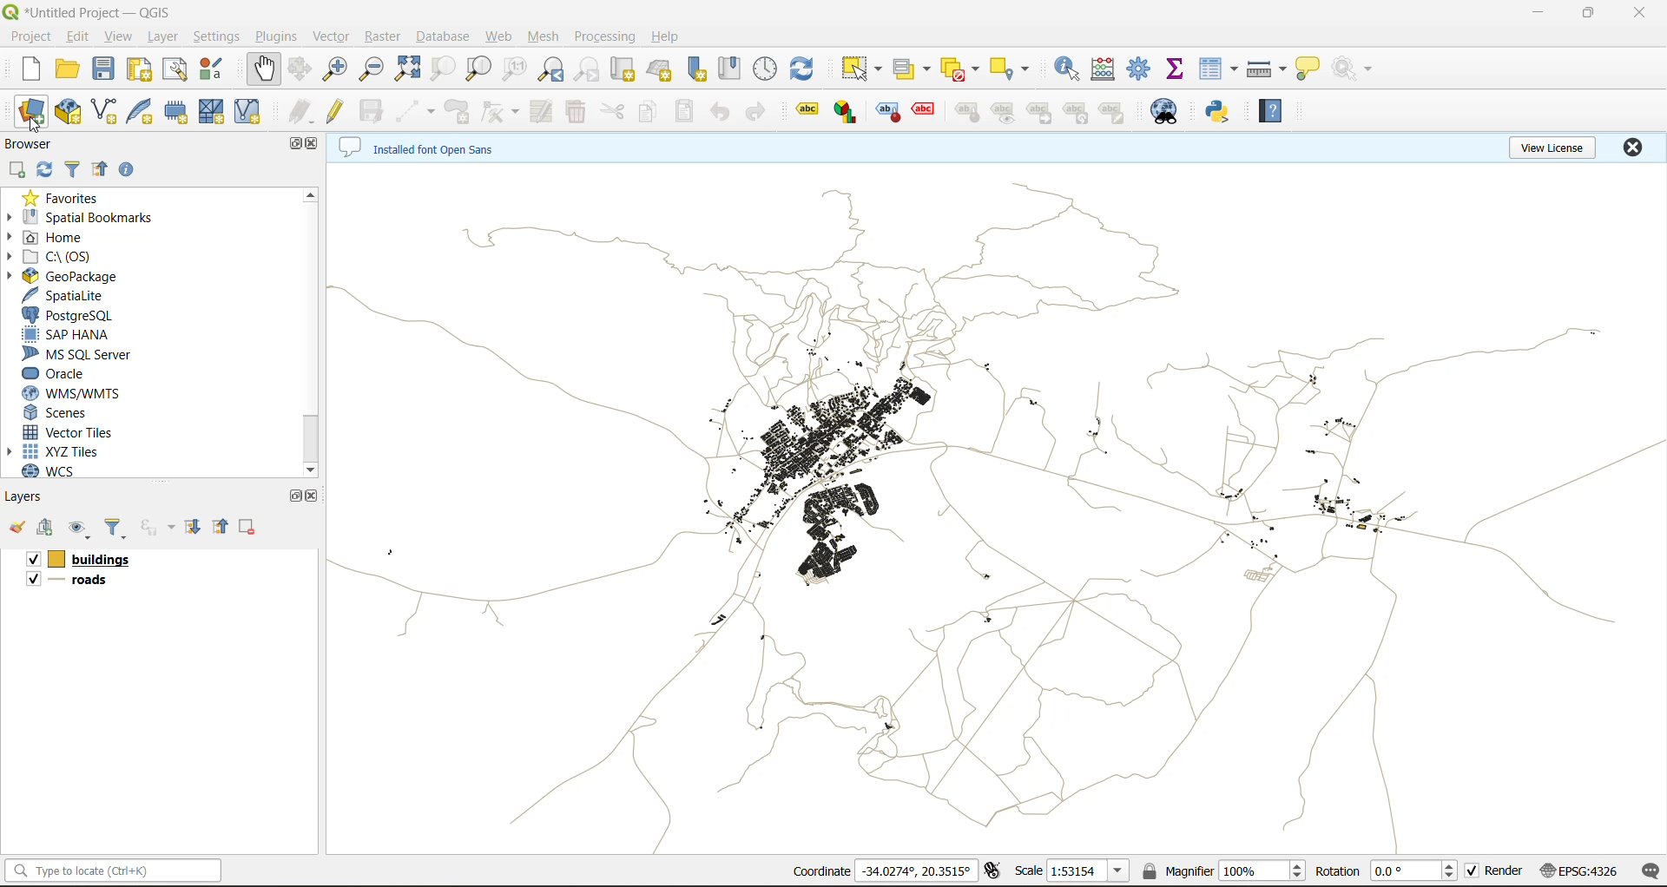 Image resolution: width=1667 pixels, height=887 pixels. Describe the element at coordinates (315, 142) in the screenshot. I see `close` at that location.